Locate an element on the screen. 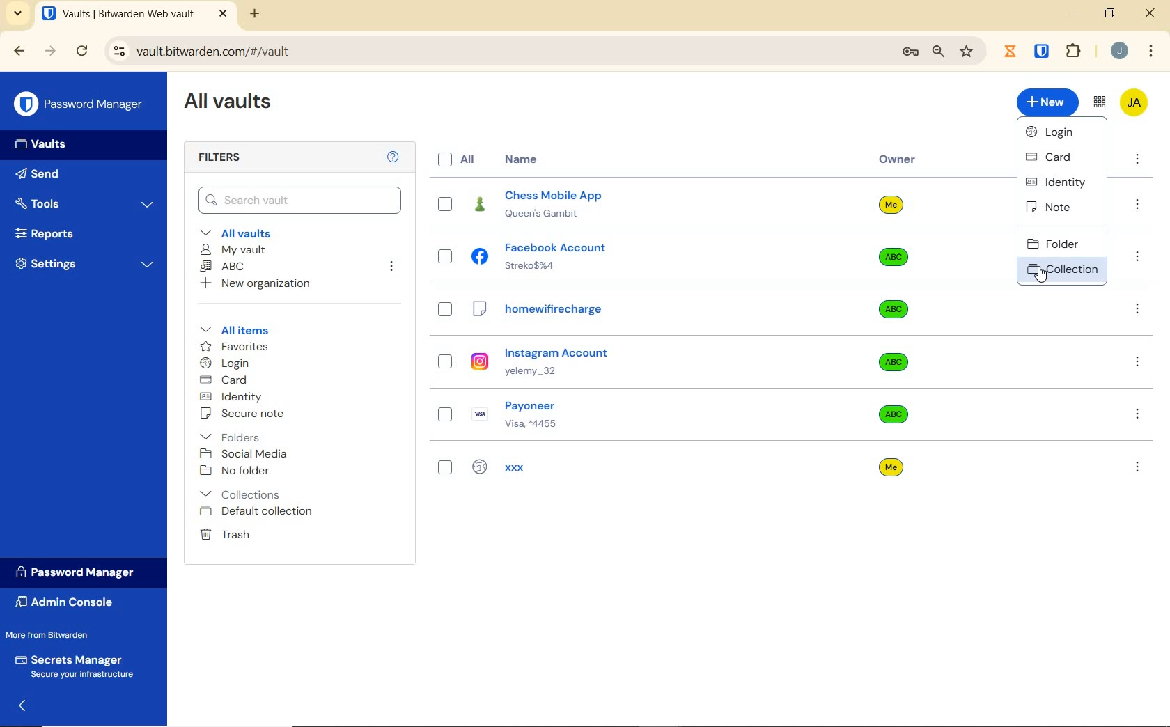 Image resolution: width=1170 pixels, height=727 pixels. Filters is located at coordinates (277, 156).